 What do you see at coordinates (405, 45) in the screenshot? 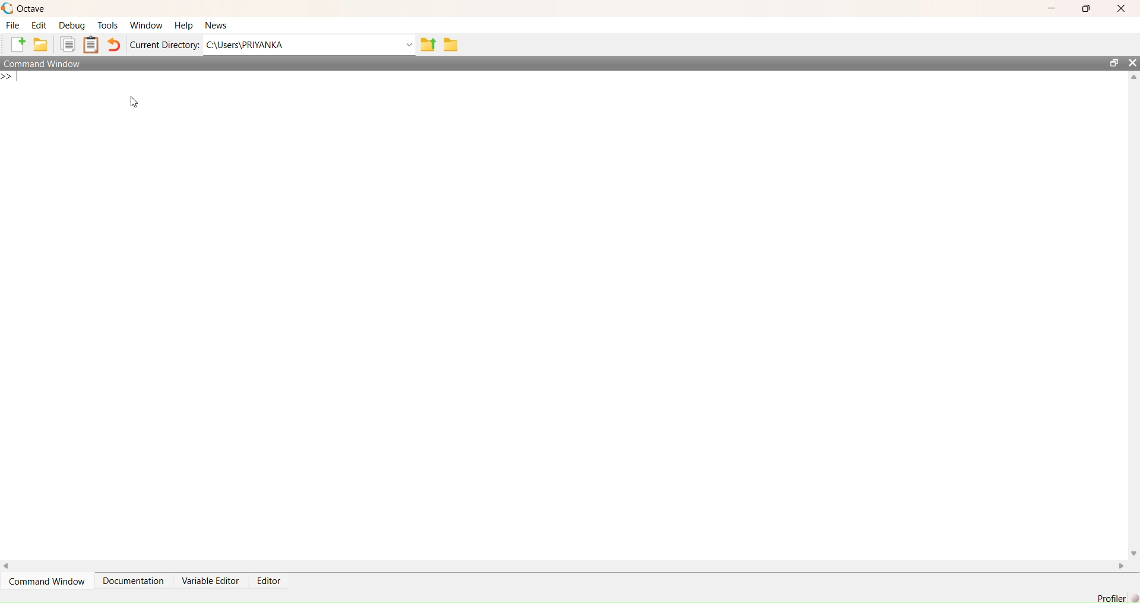
I see `dropdown` at bounding box center [405, 45].